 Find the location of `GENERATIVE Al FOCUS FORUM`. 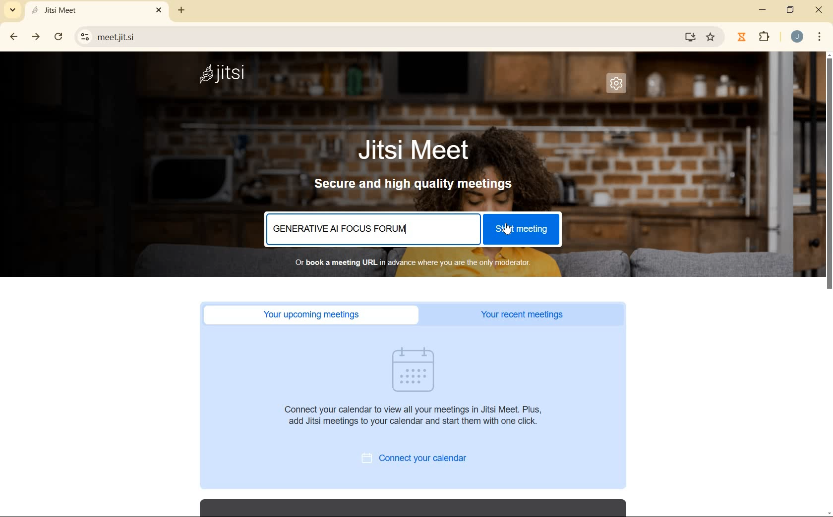

GENERATIVE Al FOCUS FORUM is located at coordinates (345, 230).